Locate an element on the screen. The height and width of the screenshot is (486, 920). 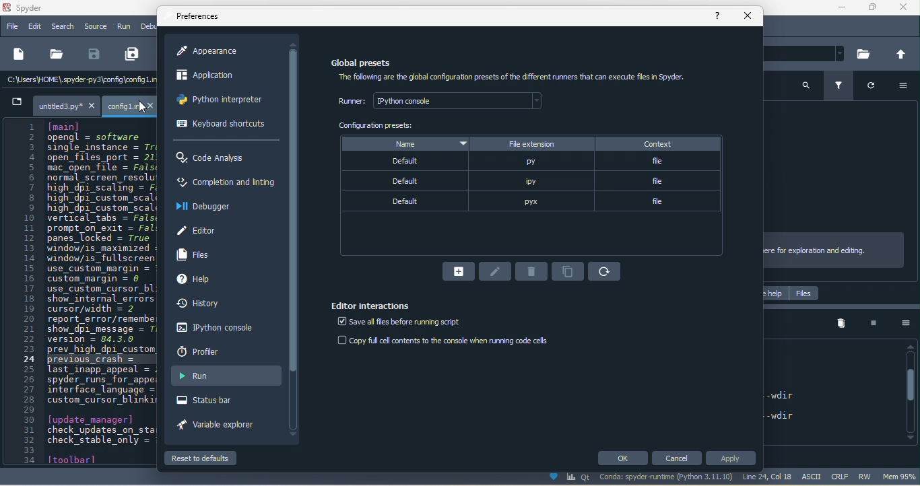
appearence is located at coordinates (214, 51).